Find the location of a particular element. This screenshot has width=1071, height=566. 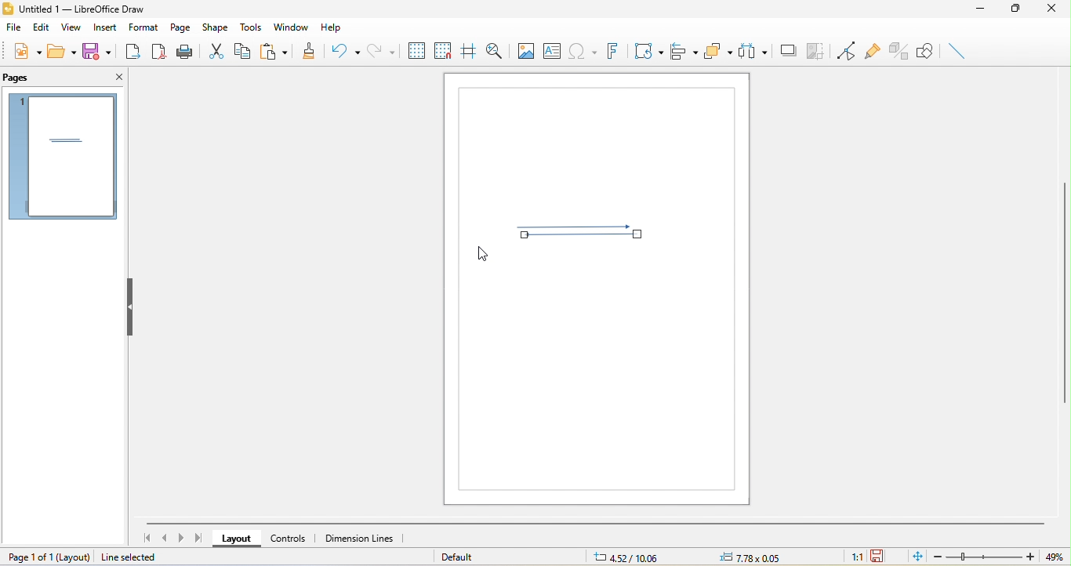

snap to grid is located at coordinates (442, 49).